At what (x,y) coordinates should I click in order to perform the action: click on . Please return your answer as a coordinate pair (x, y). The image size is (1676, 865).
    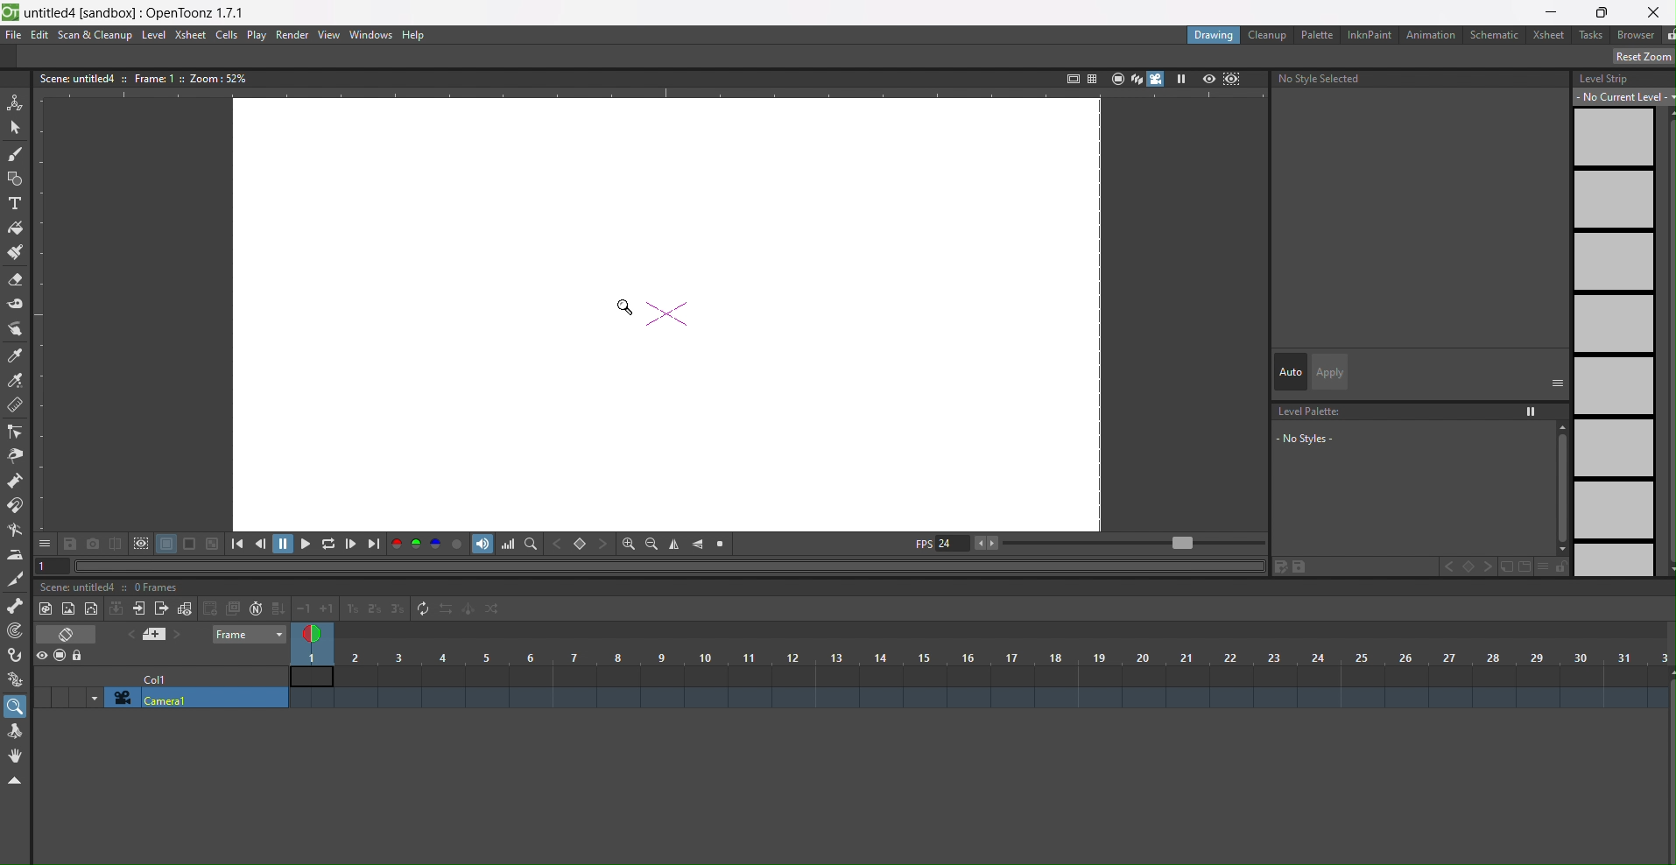
    Looking at the image, I should click on (724, 545).